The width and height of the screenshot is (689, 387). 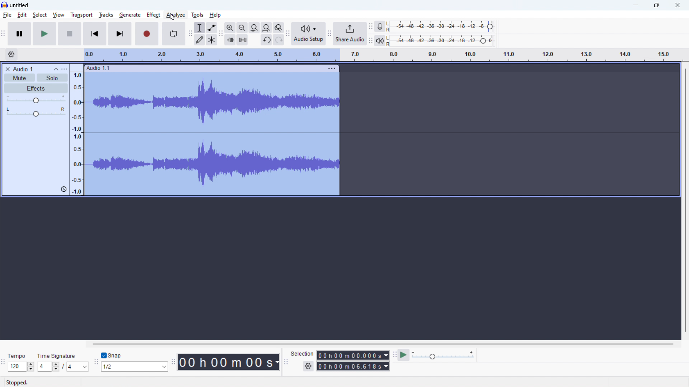 What do you see at coordinates (267, 28) in the screenshot?
I see `fit project to width` at bounding box center [267, 28].